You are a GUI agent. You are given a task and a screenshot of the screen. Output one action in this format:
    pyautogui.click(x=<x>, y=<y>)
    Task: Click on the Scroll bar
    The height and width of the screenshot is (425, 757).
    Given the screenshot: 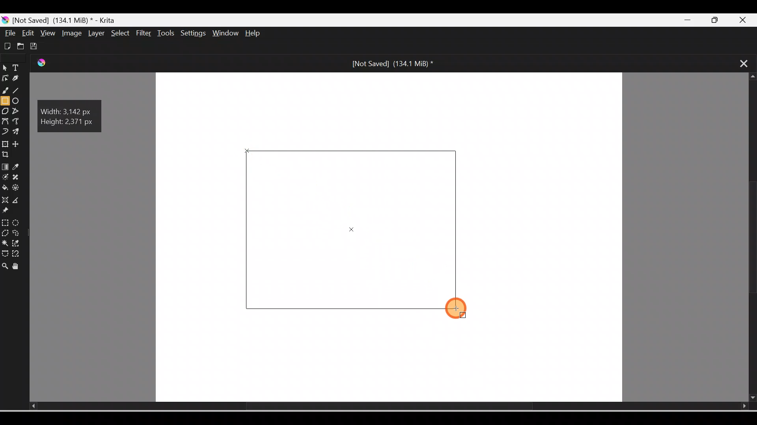 What is the action you would take?
    pyautogui.click(x=750, y=238)
    